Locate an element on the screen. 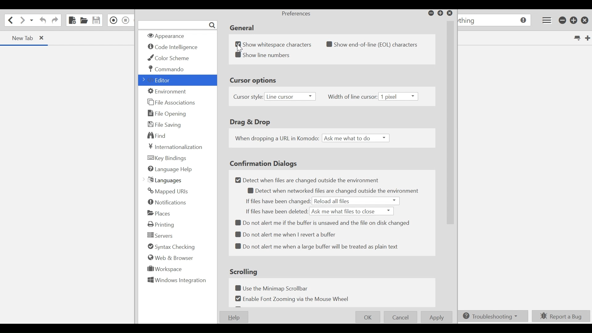  Printing is located at coordinates (162, 224).